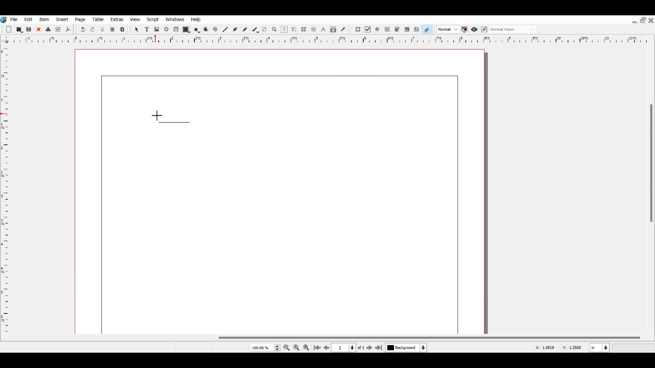  What do you see at coordinates (407, 348) in the screenshot?
I see `Select current Layer` at bounding box center [407, 348].